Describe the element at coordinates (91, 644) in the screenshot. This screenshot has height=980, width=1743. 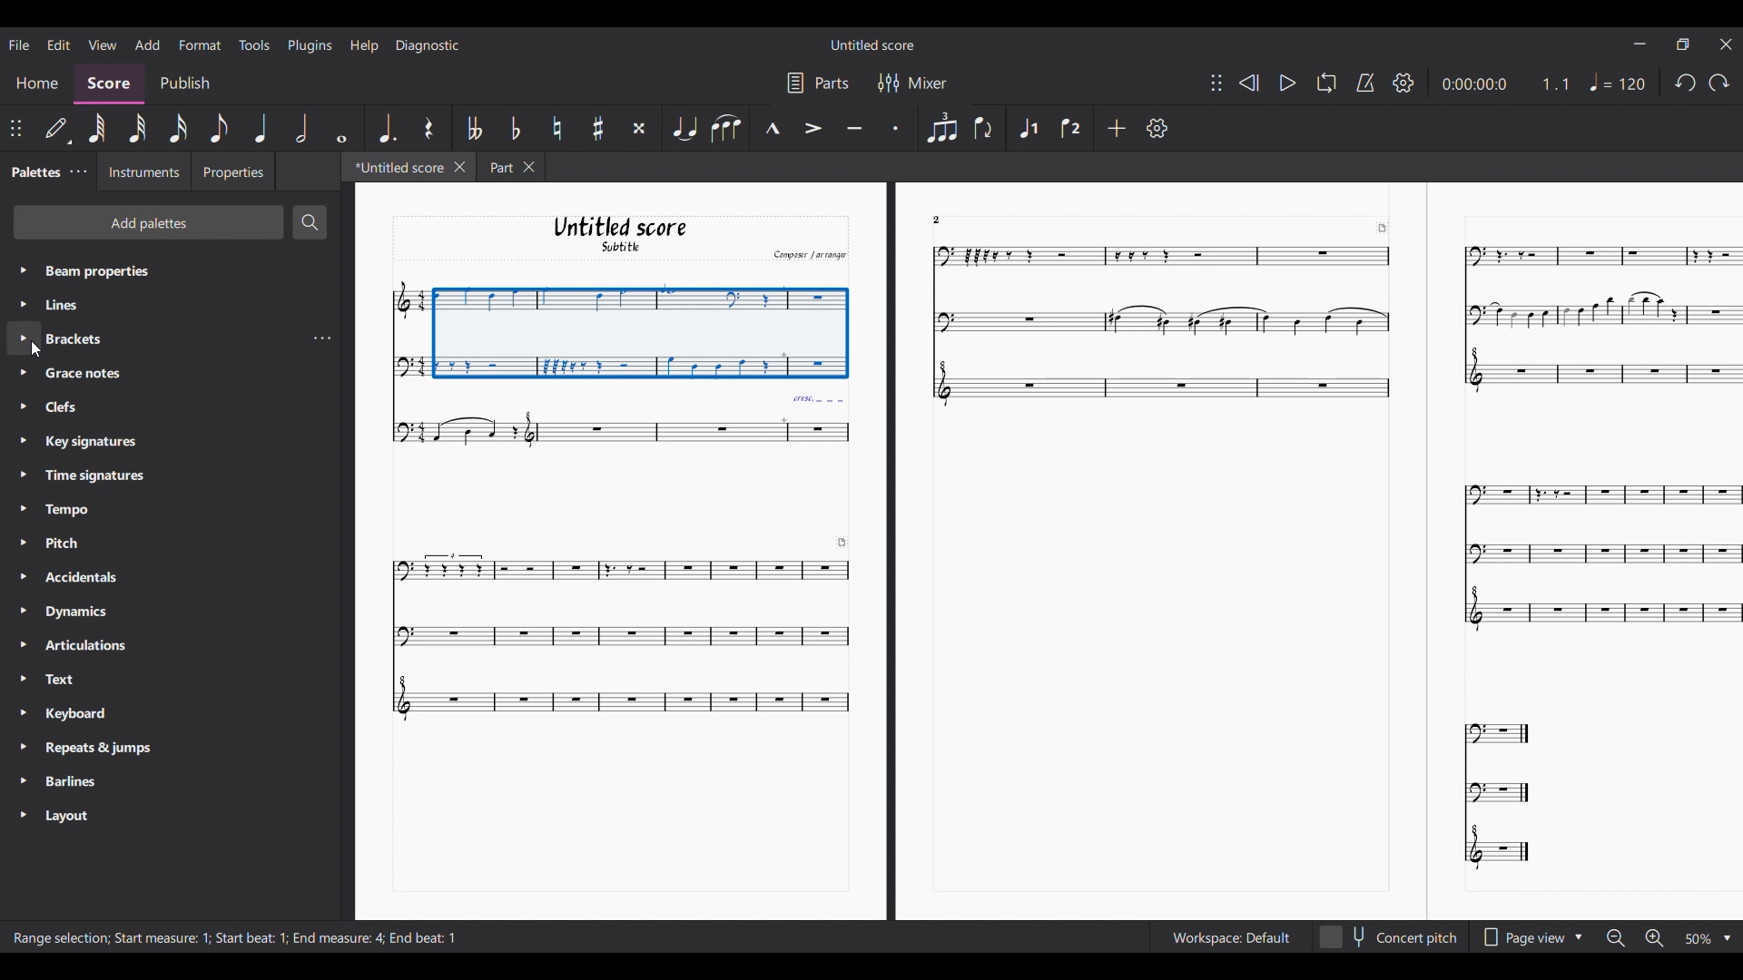
I see `Articulations` at that location.